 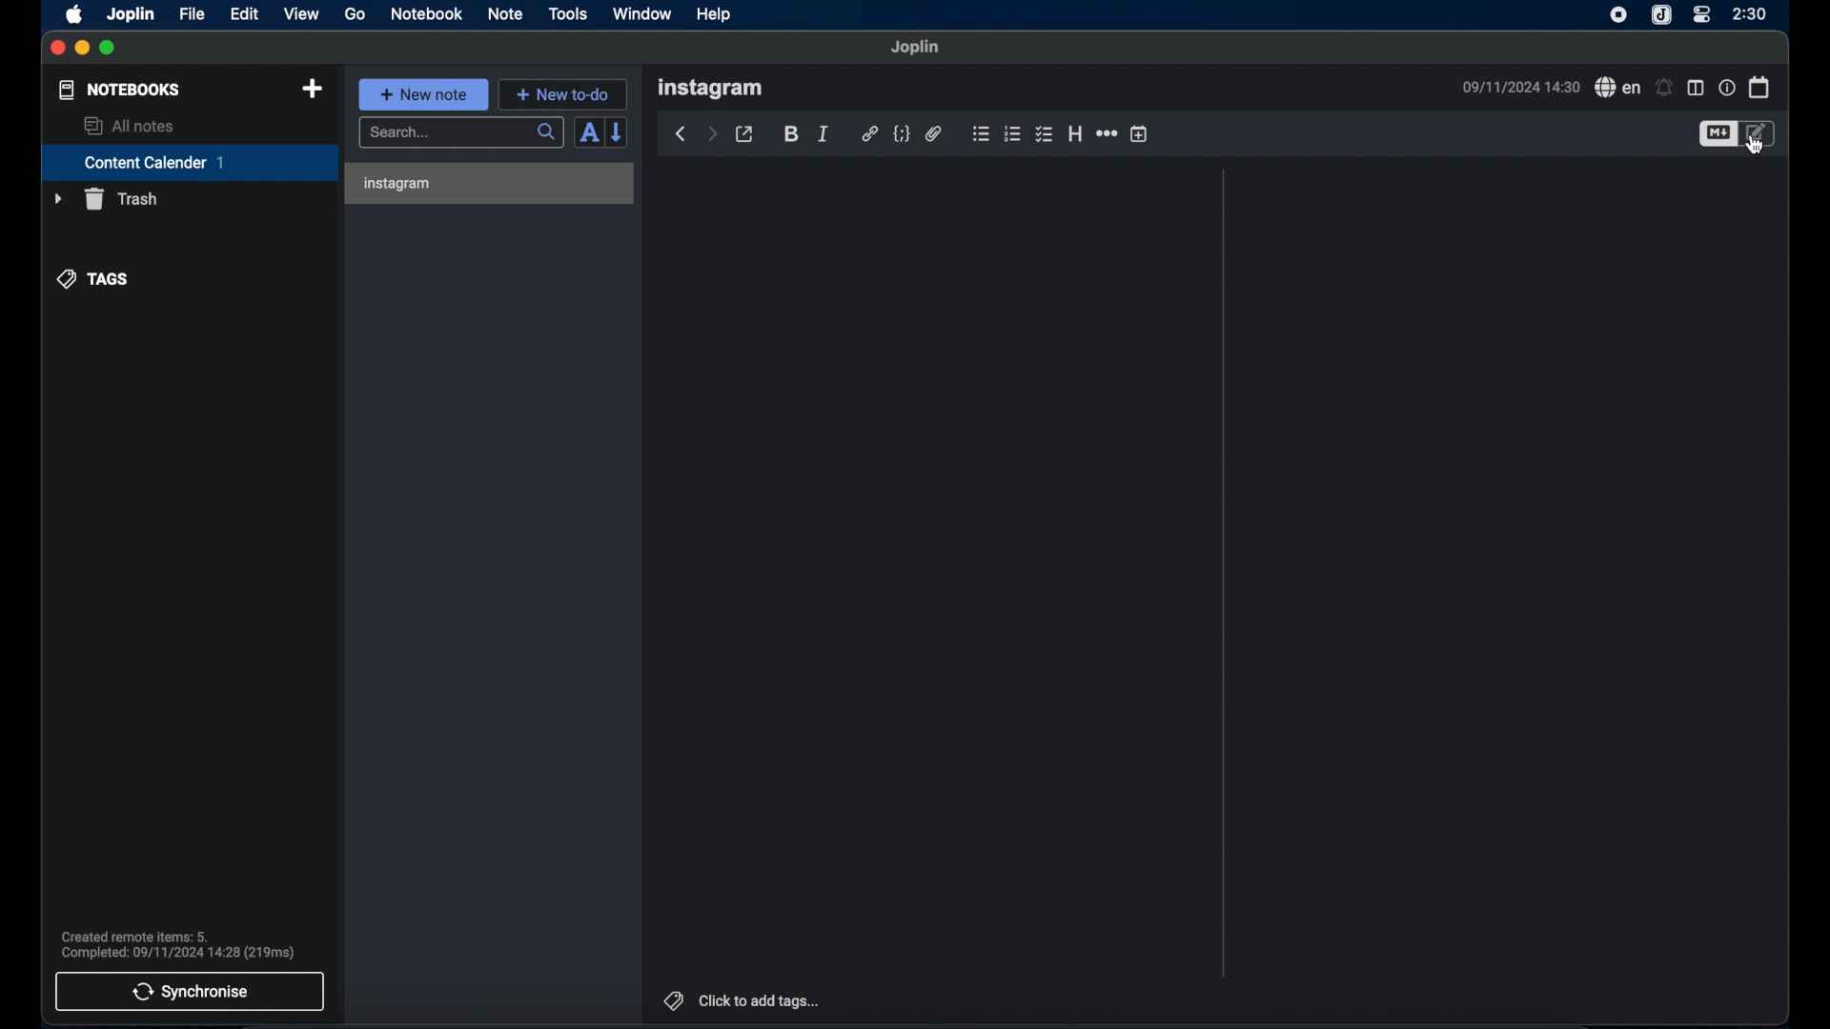 I want to click on code, so click(x=901, y=134).